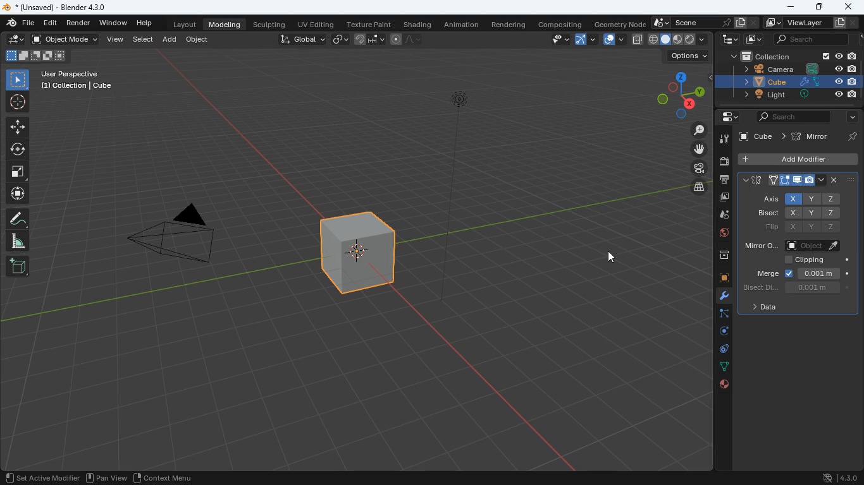 The image size is (864, 485). What do you see at coordinates (836, 94) in the screenshot?
I see `` at bounding box center [836, 94].